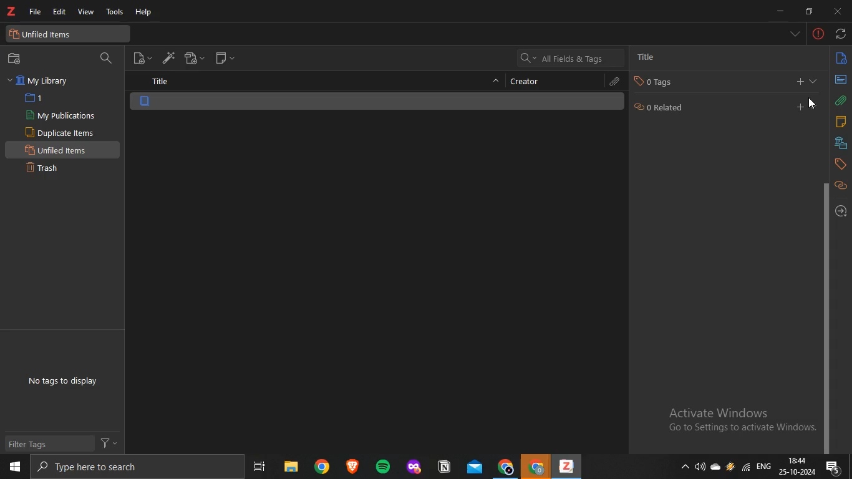 This screenshot has width=852, height=479. Describe the element at coordinates (714, 467) in the screenshot. I see `onedrive` at that location.